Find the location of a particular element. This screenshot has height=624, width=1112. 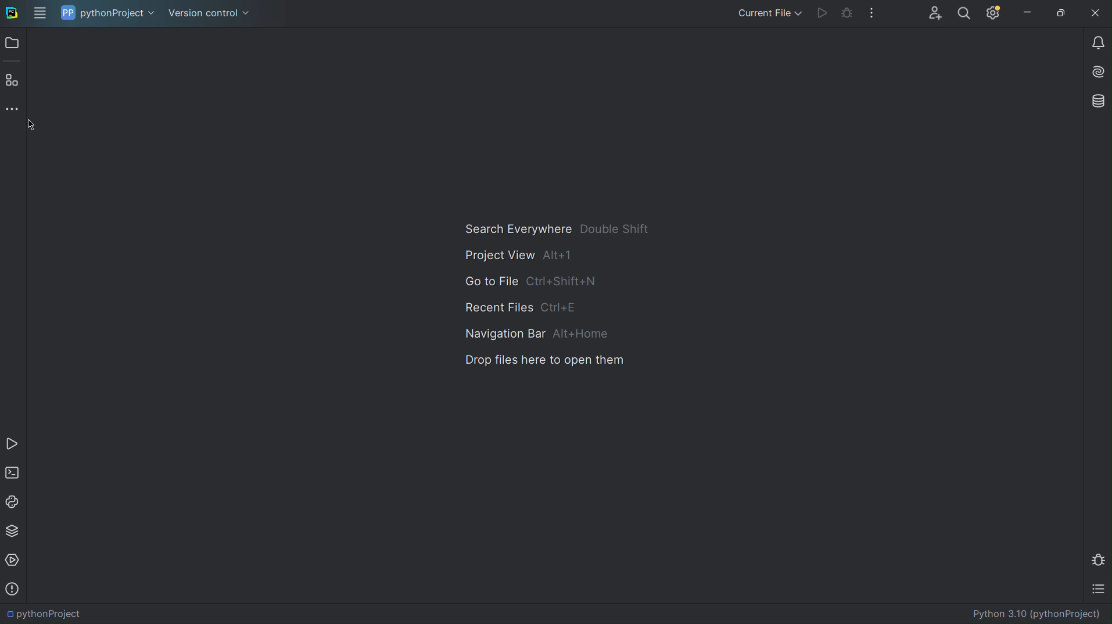

Python Console is located at coordinates (14, 501).